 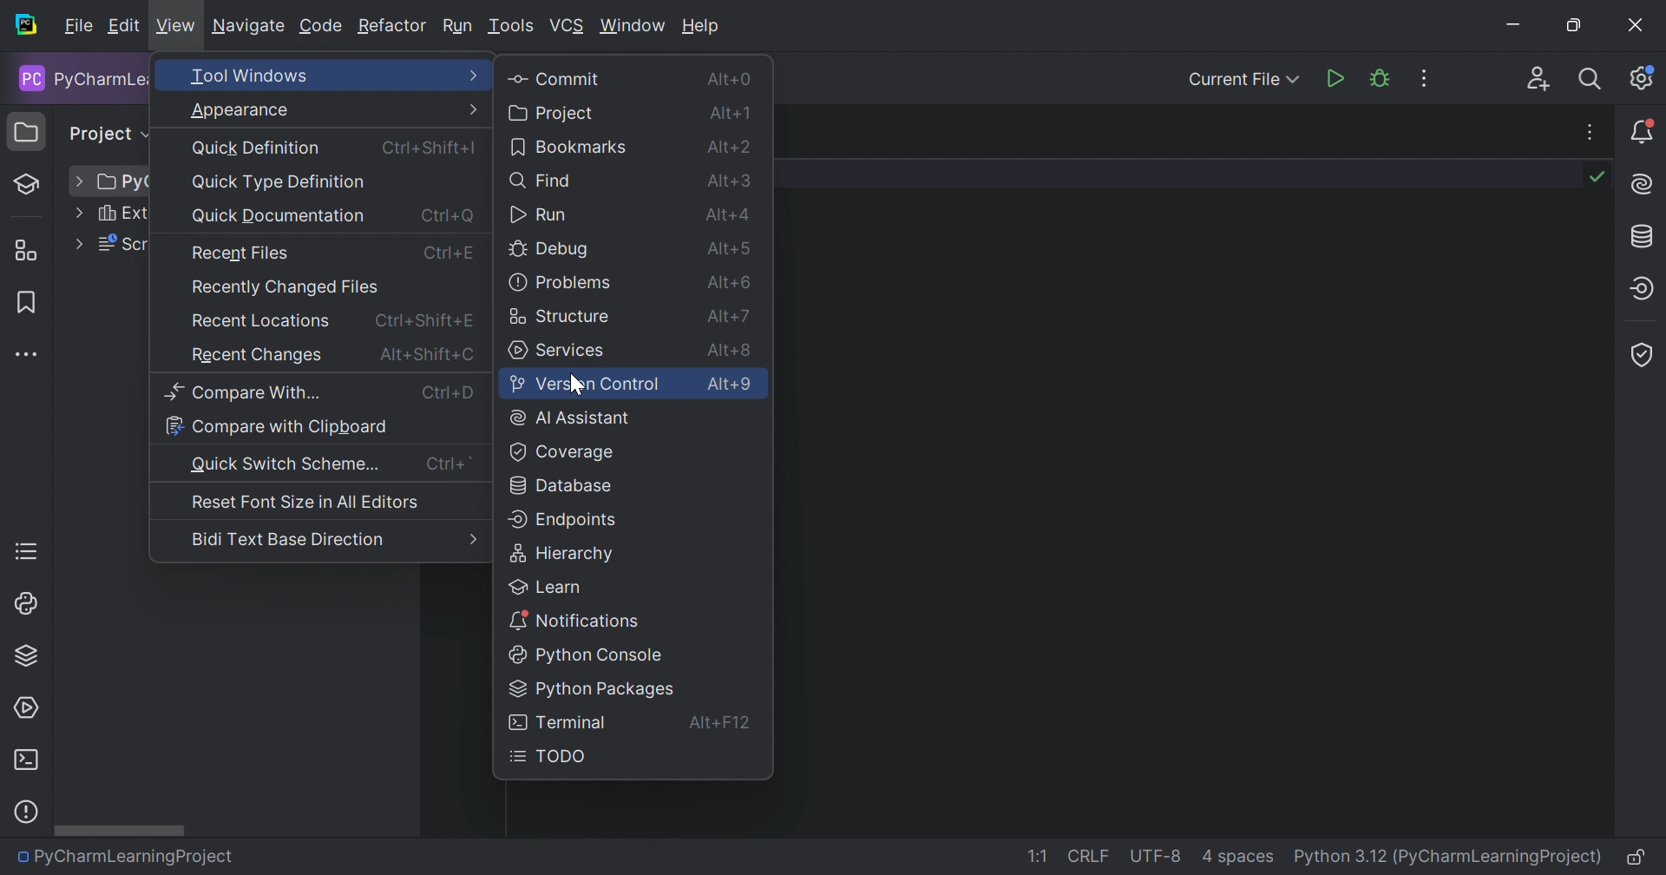 I want to click on Py, so click(x=122, y=182).